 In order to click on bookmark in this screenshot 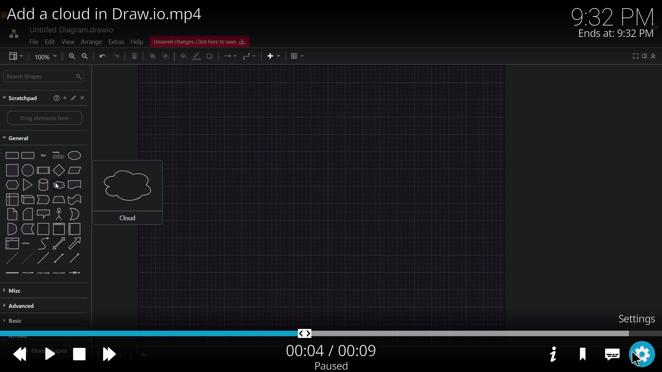, I will do `click(584, 356)`.